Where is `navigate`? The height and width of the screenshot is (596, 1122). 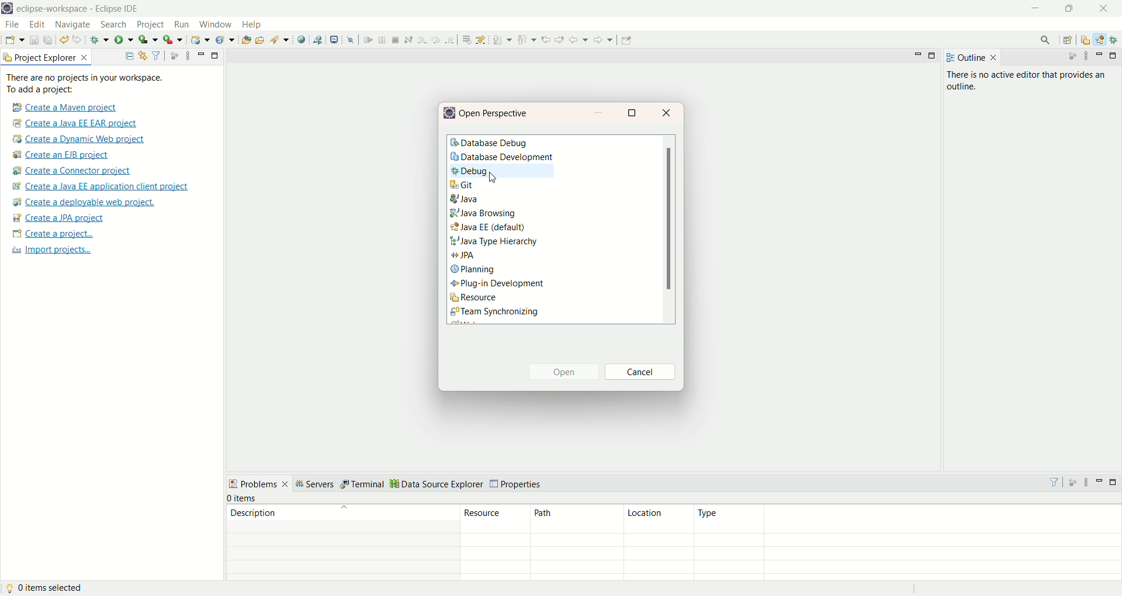
navigate is located at coordinates (74, 26).